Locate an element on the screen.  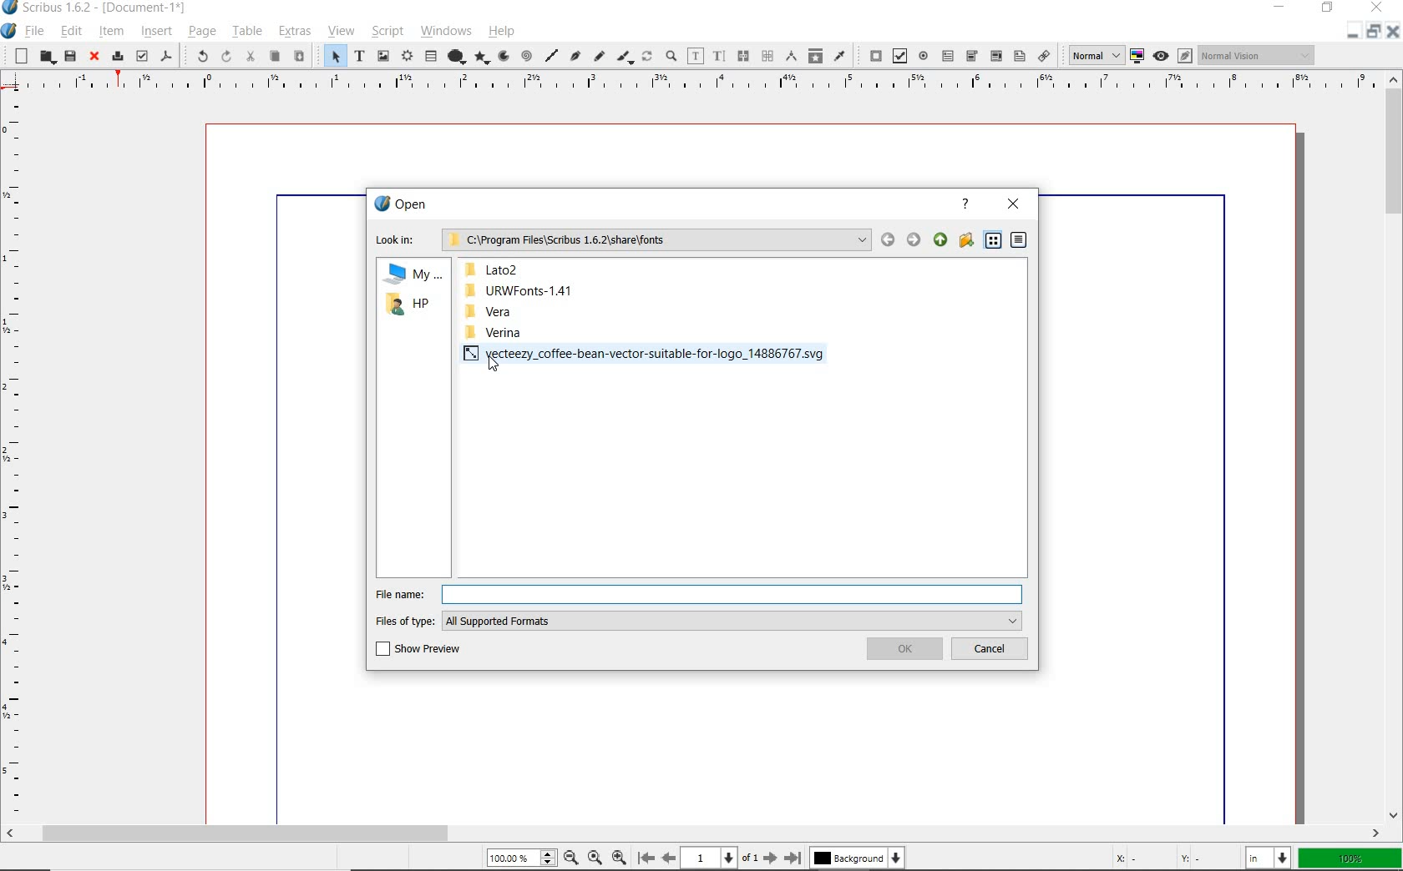
Close is located at coordinates (1395, 31).